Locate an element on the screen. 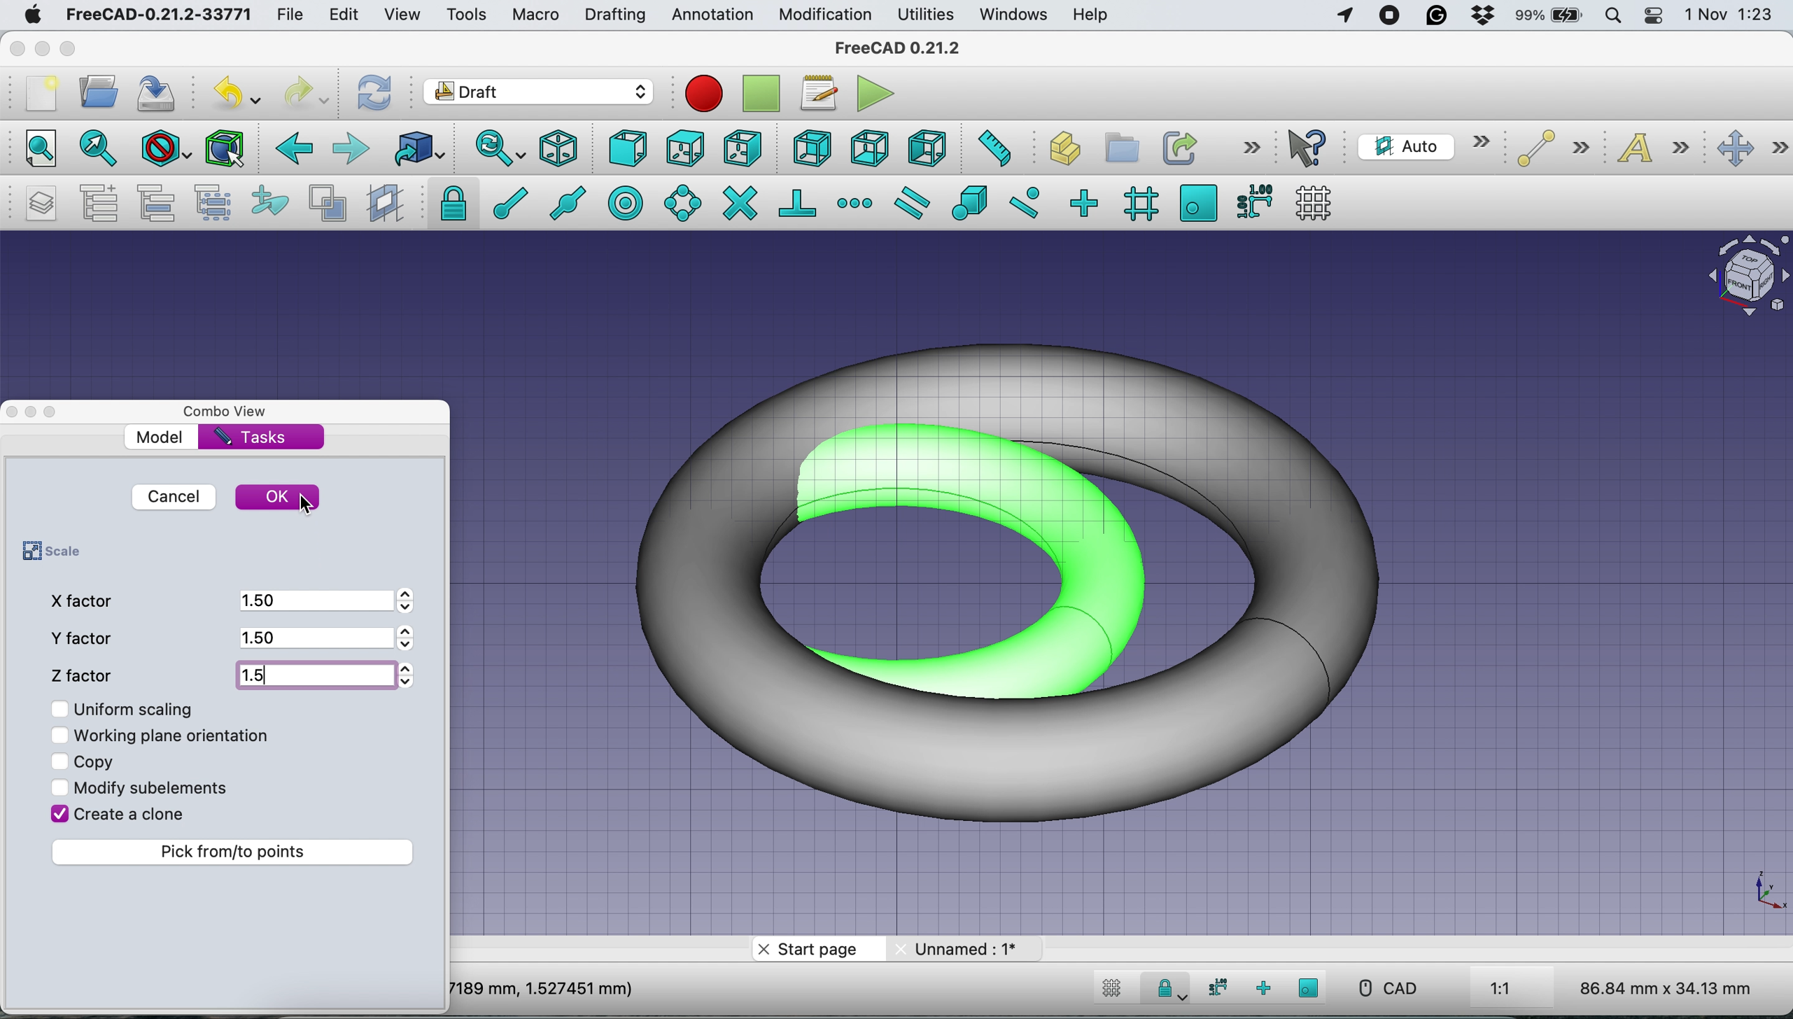  snap special is located at coordinates (971, 203).